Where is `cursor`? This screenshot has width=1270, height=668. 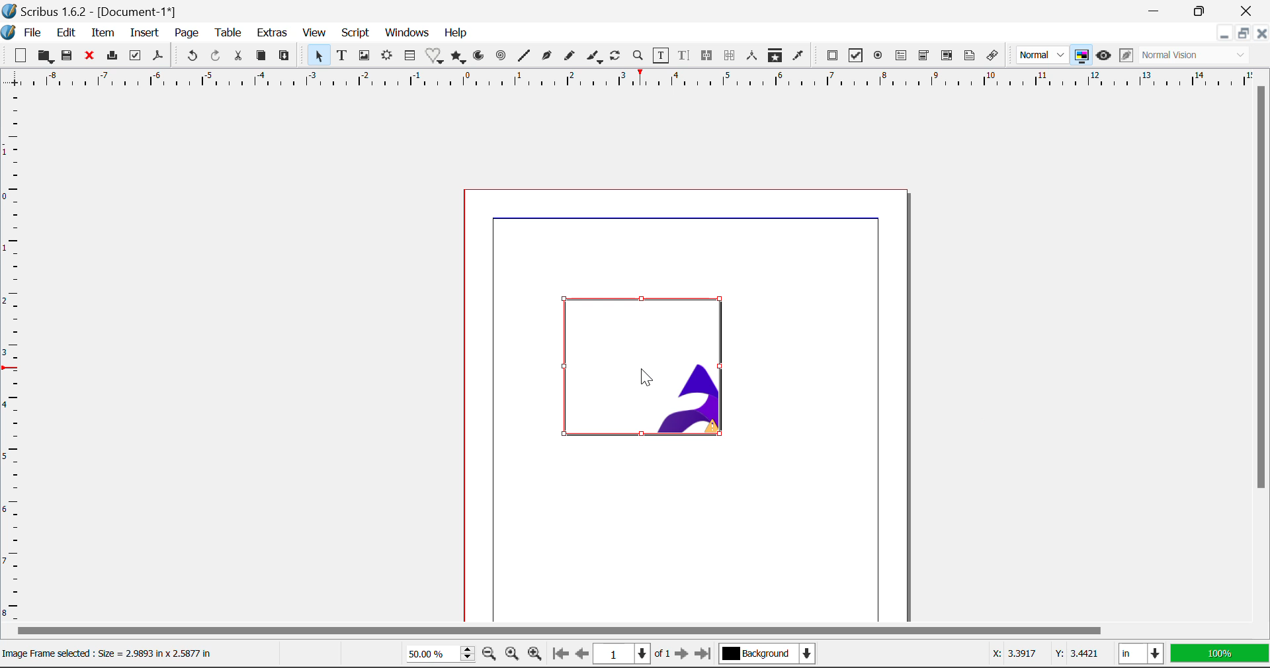
cursor is located at coordinates (650, 378).